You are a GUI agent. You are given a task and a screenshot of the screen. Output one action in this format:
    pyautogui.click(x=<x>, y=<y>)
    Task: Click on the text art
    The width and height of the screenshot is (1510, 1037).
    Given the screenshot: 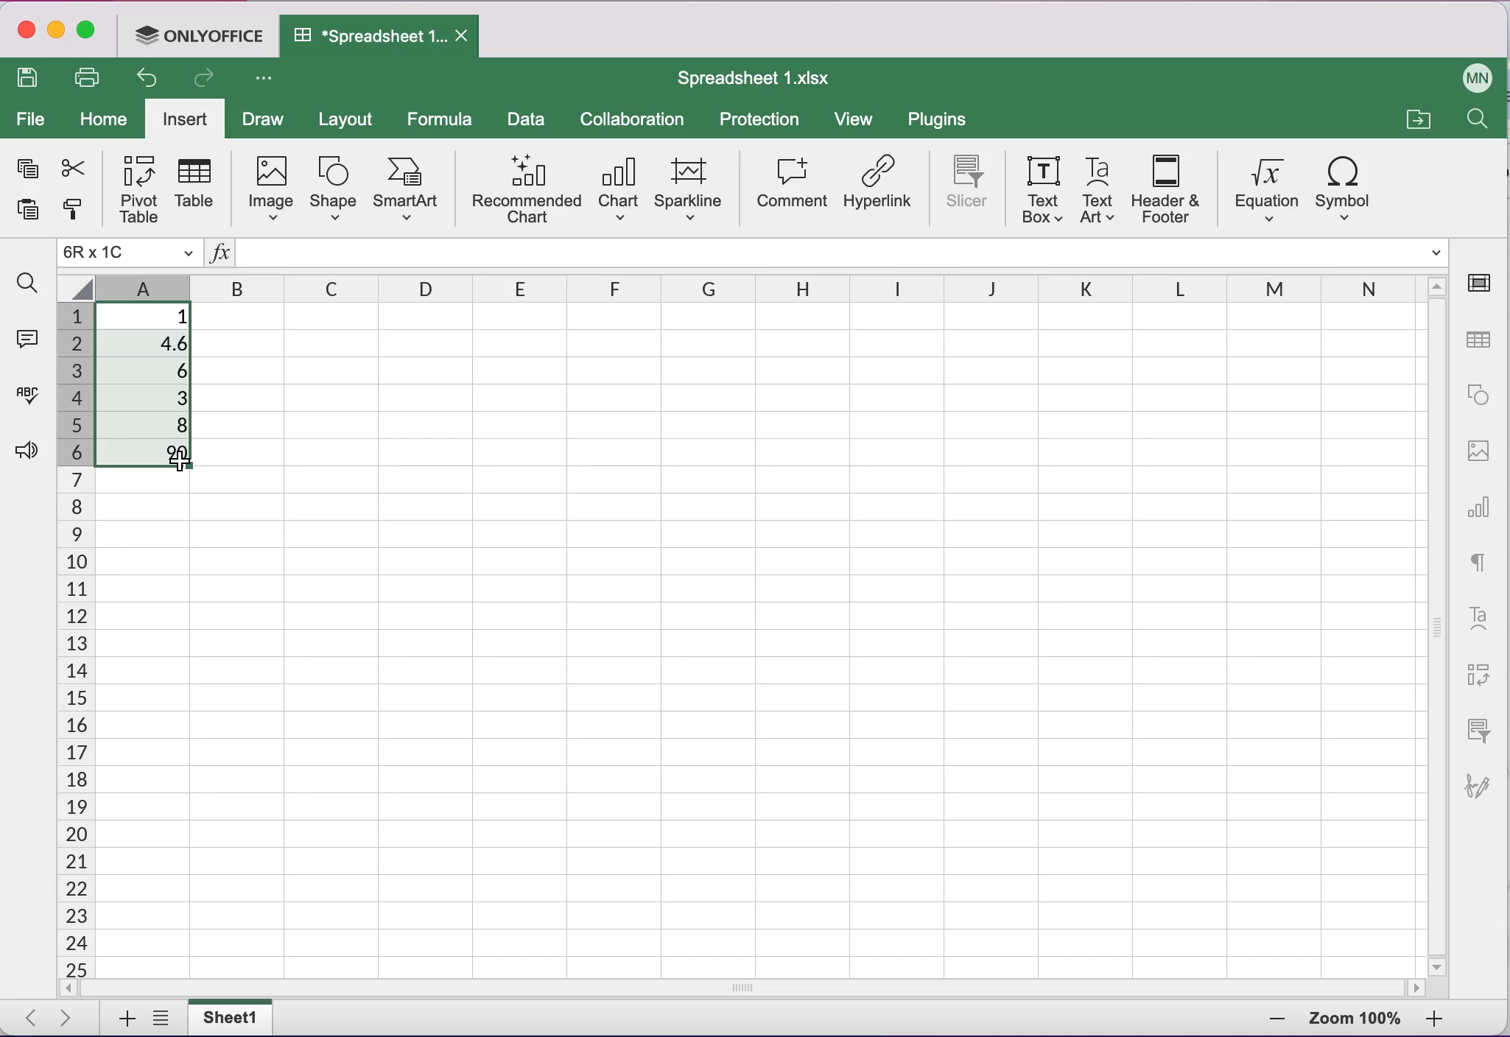 What is the action you would take?
    pyautogui.click(x=1097, y=191)
    